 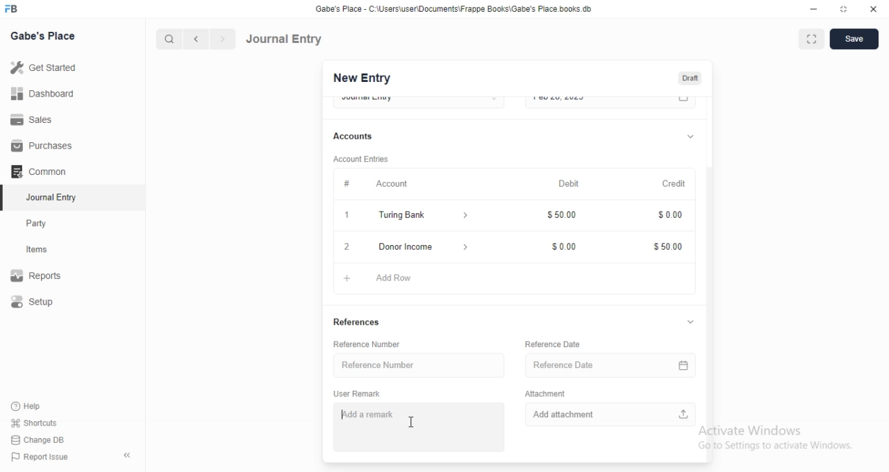 I want to click on $000, so click(x=565, y=244).